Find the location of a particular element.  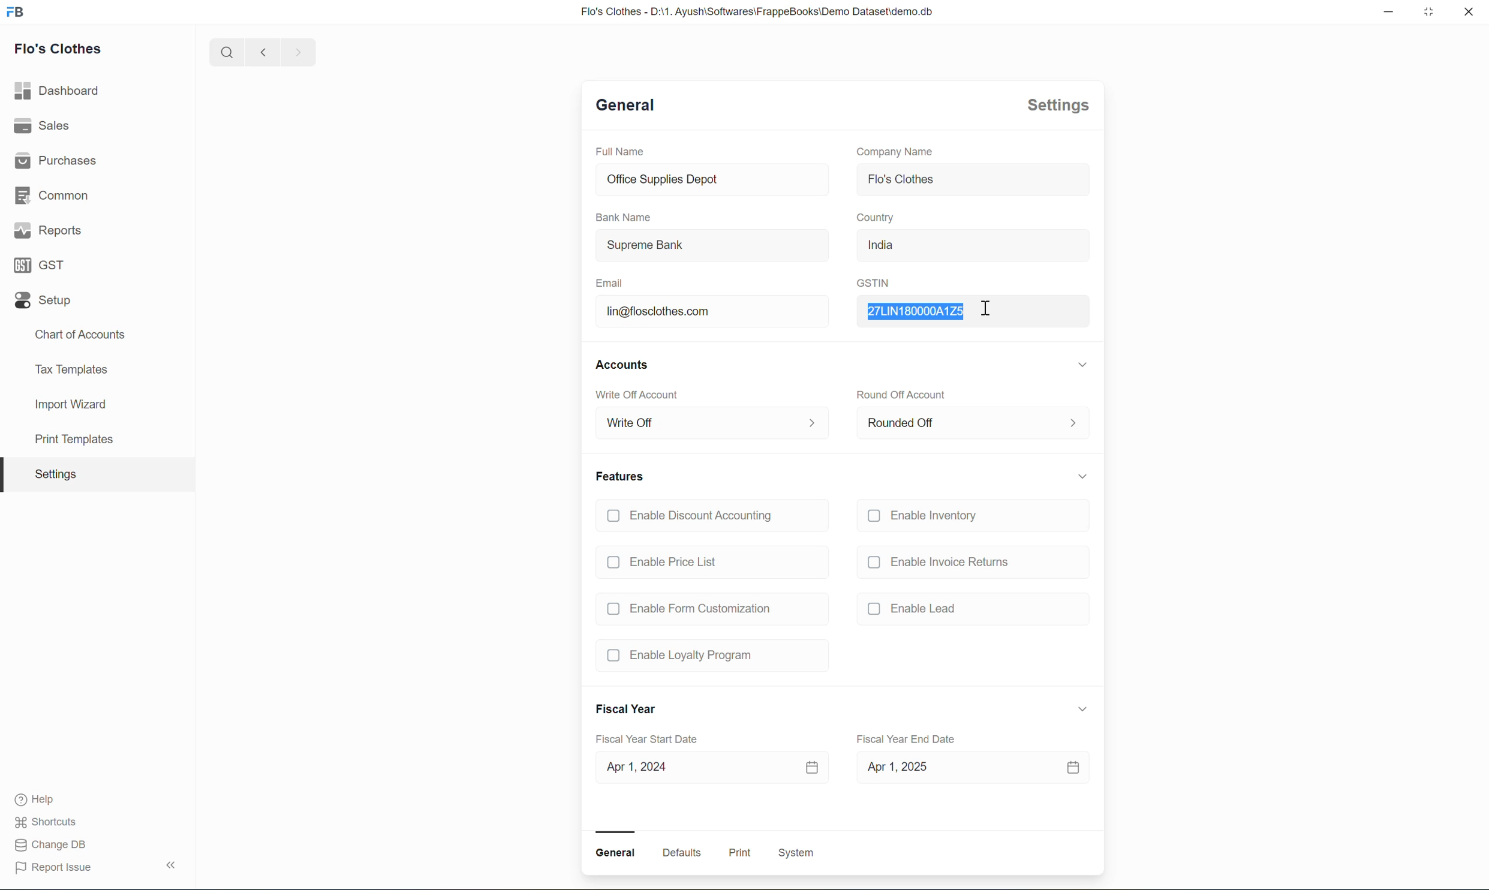

Setup is located at coordinates (43, 300).